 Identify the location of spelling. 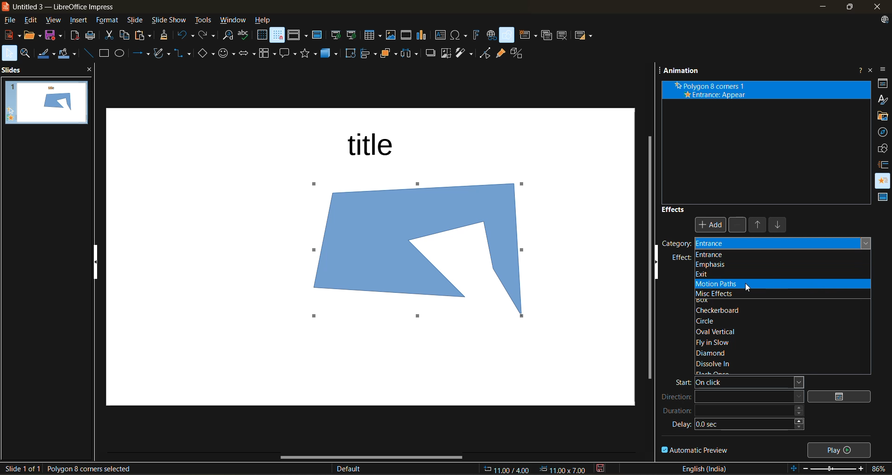
(245, 35).